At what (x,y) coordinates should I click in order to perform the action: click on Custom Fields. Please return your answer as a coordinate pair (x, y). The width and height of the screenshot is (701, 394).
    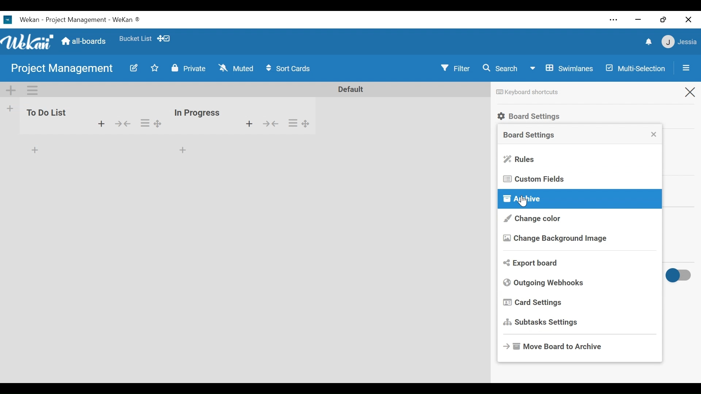
    Looking at the image, I should click on (533, 178).